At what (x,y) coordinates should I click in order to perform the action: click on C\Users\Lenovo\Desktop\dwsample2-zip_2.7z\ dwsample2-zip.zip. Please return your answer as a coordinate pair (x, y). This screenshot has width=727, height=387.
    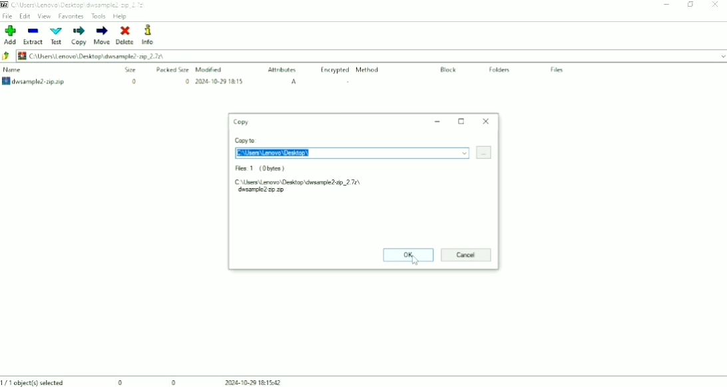
    Looking at the image, I should click on (312, 186).